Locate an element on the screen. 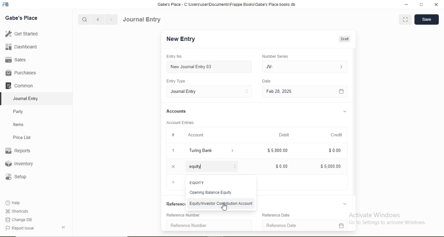  Close is located at coordinates (173, 167).